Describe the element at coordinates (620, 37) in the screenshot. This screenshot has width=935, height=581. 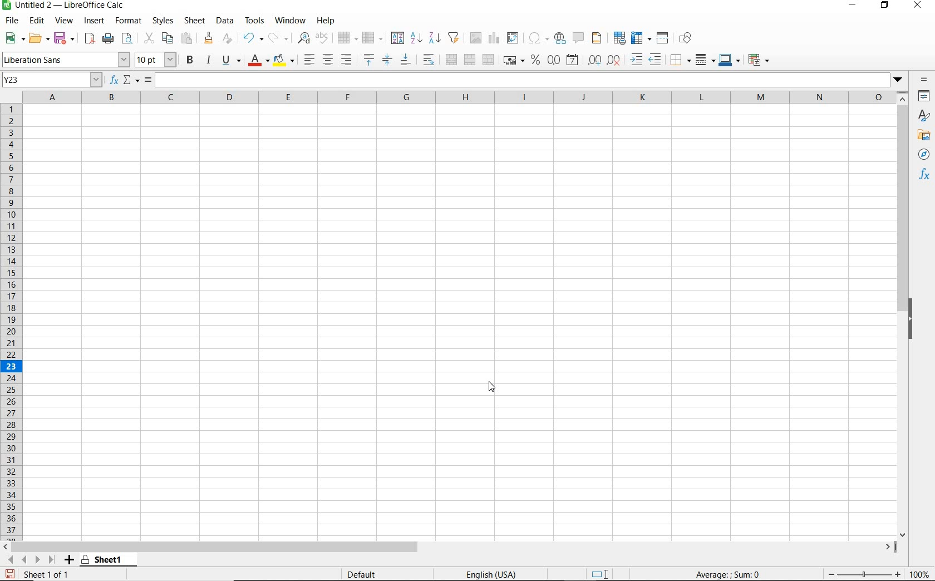
I see `DEFINE PRINT AREA` at that location.